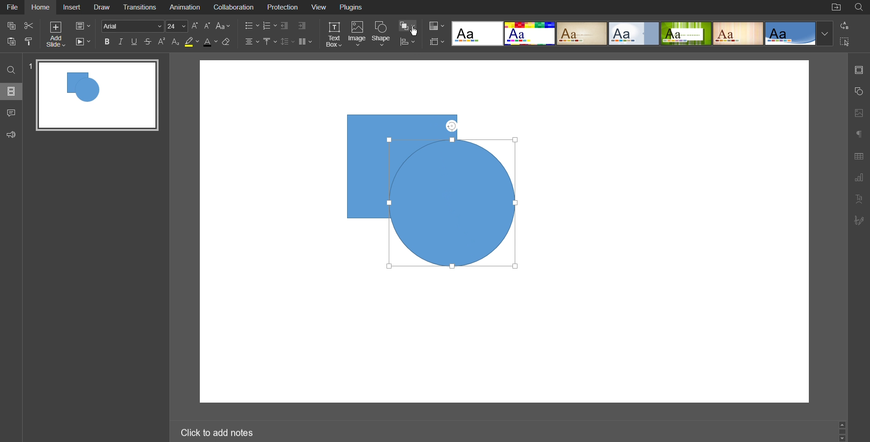  What do you see at coordinates (333, 35) in the screenshot?
I see `Text Box` at bounding box center [333, 35].